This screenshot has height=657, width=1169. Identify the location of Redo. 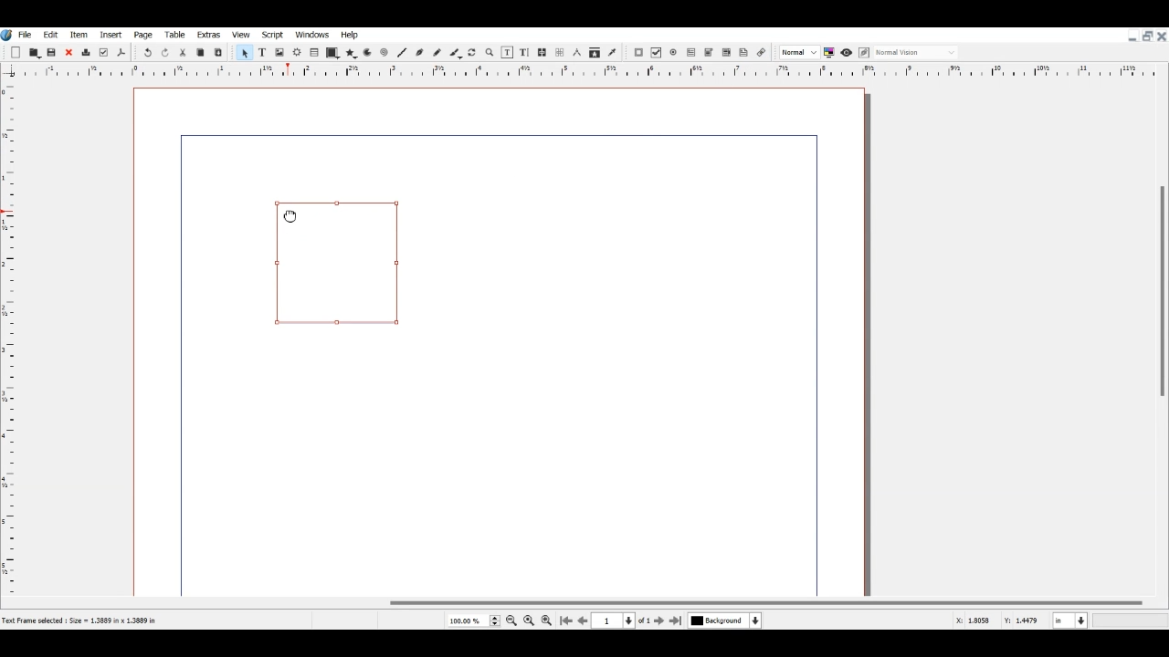
(166, 53).